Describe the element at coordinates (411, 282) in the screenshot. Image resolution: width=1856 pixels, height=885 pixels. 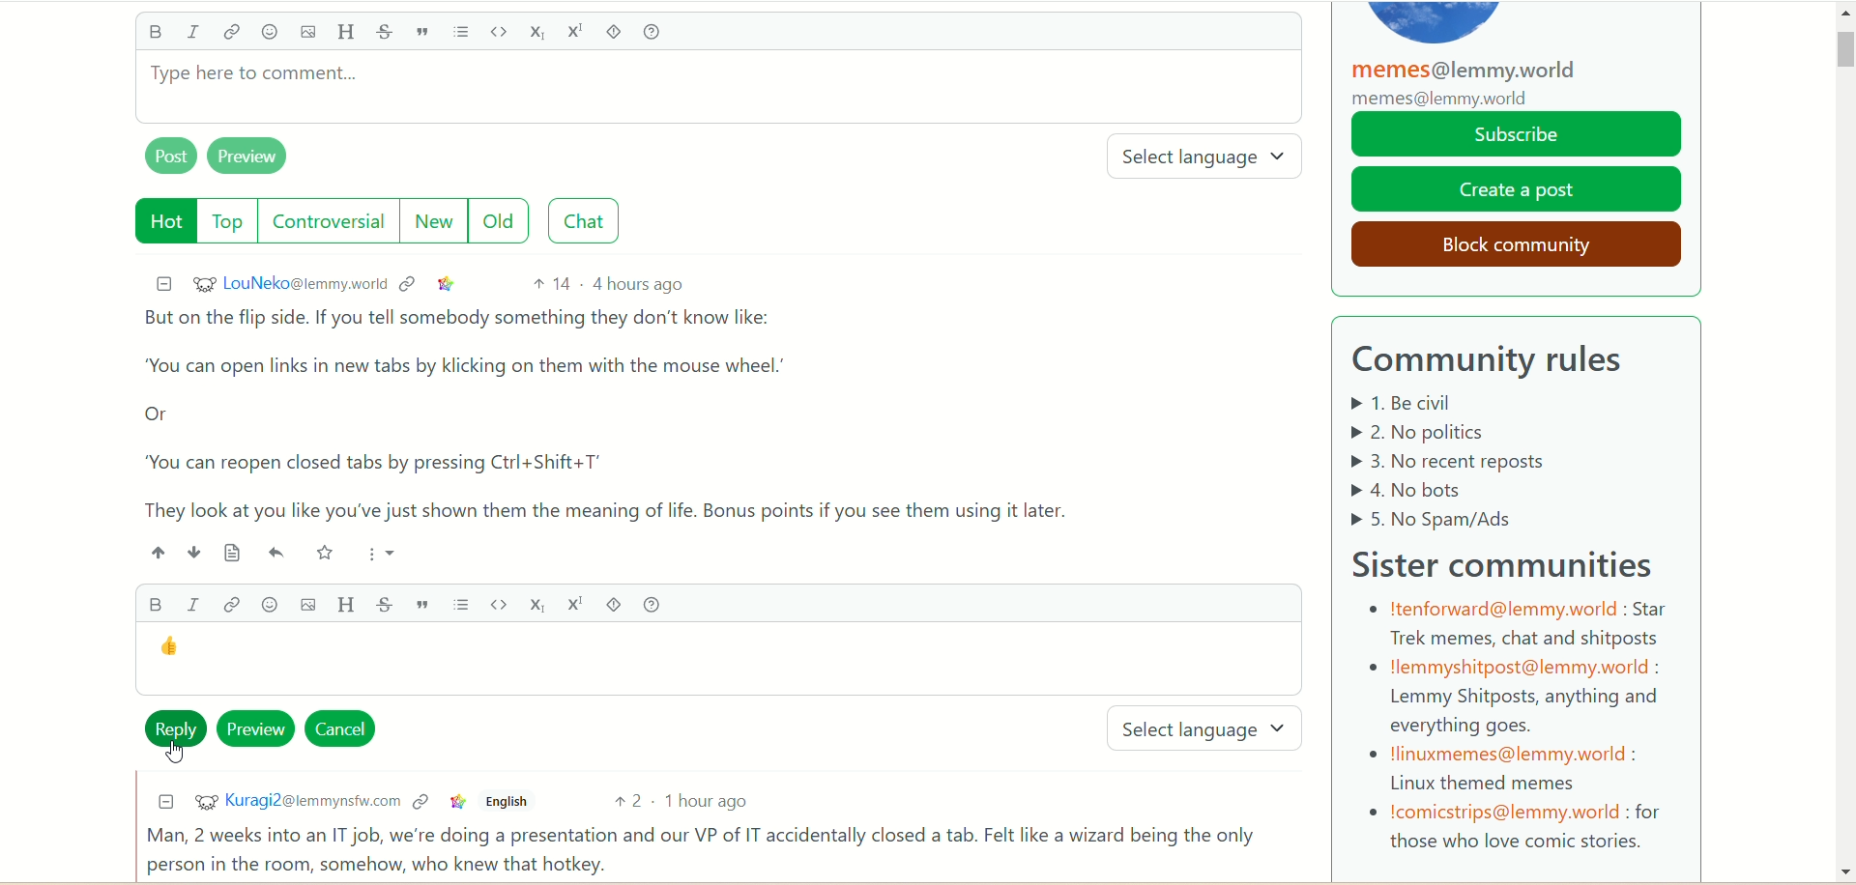
I see `context` at that location.